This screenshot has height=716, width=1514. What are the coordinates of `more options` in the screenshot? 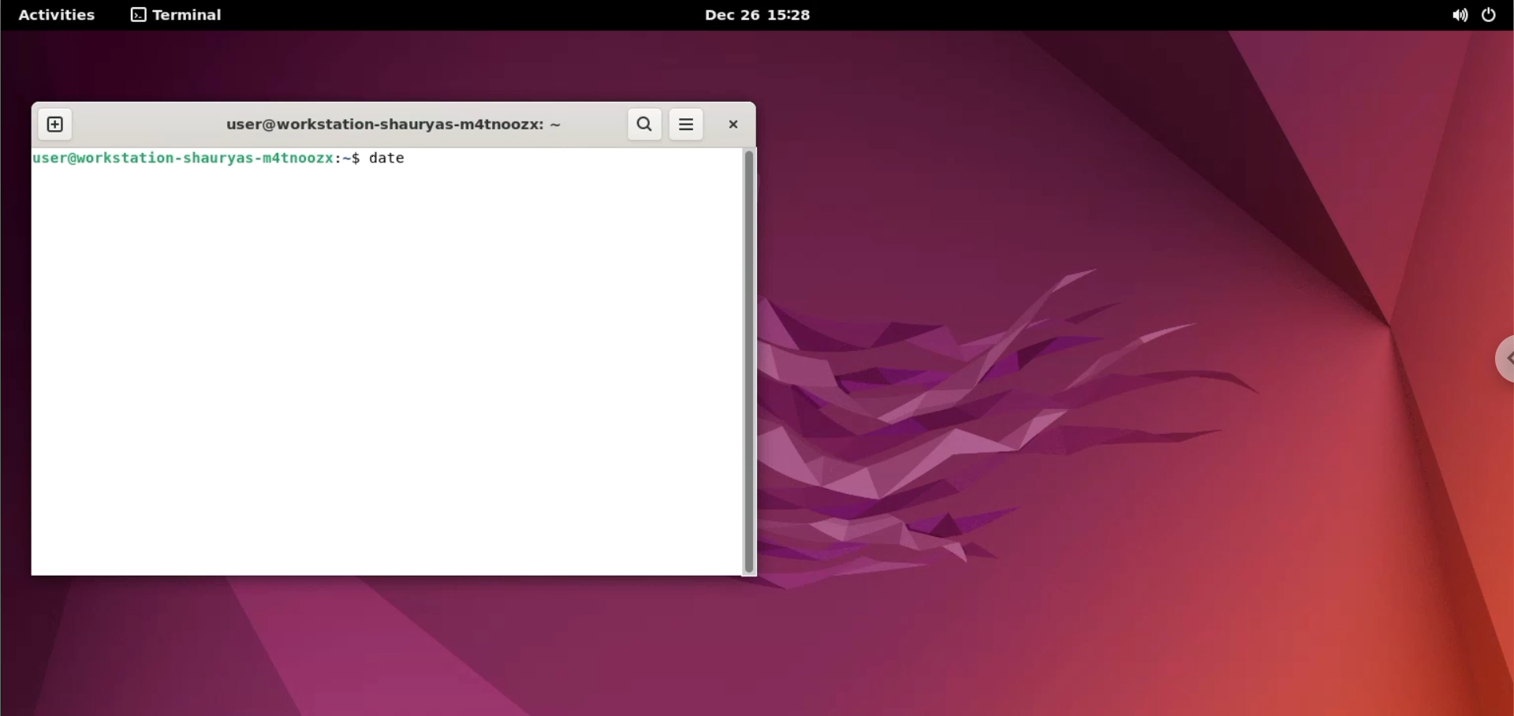 It's located at (688, 123).